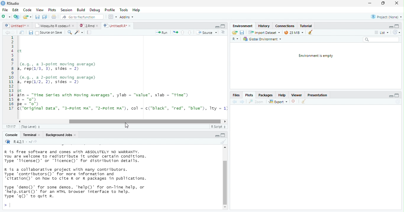 The image size is (404, 212). I want to click on Tutorial, so click(306, 26).